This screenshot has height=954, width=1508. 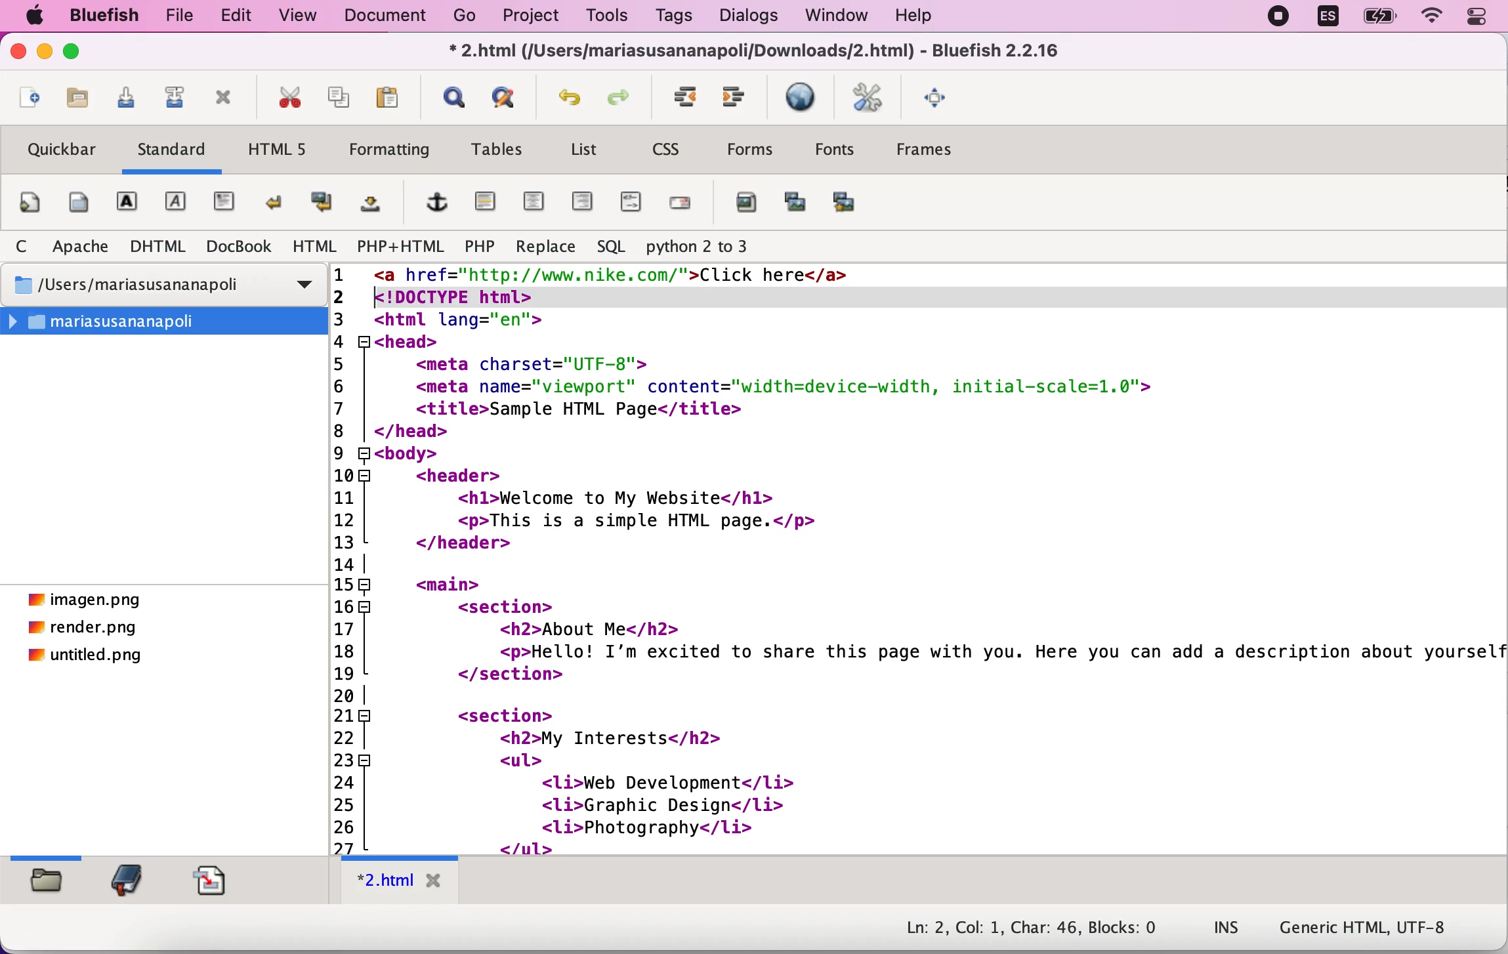 What do you see at coordinates (754, 149) in the screenshot?
I see `forms` at bounding box center [754, 149].